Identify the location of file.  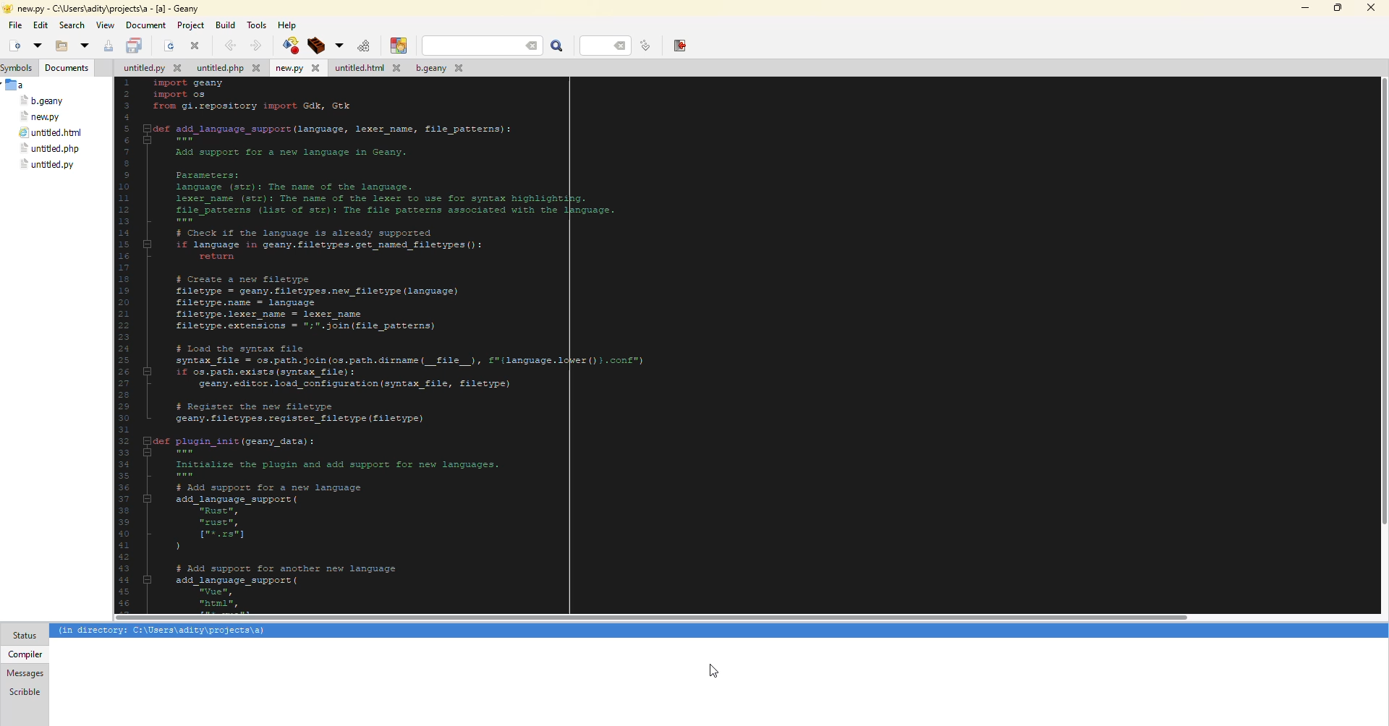
(51, 132).